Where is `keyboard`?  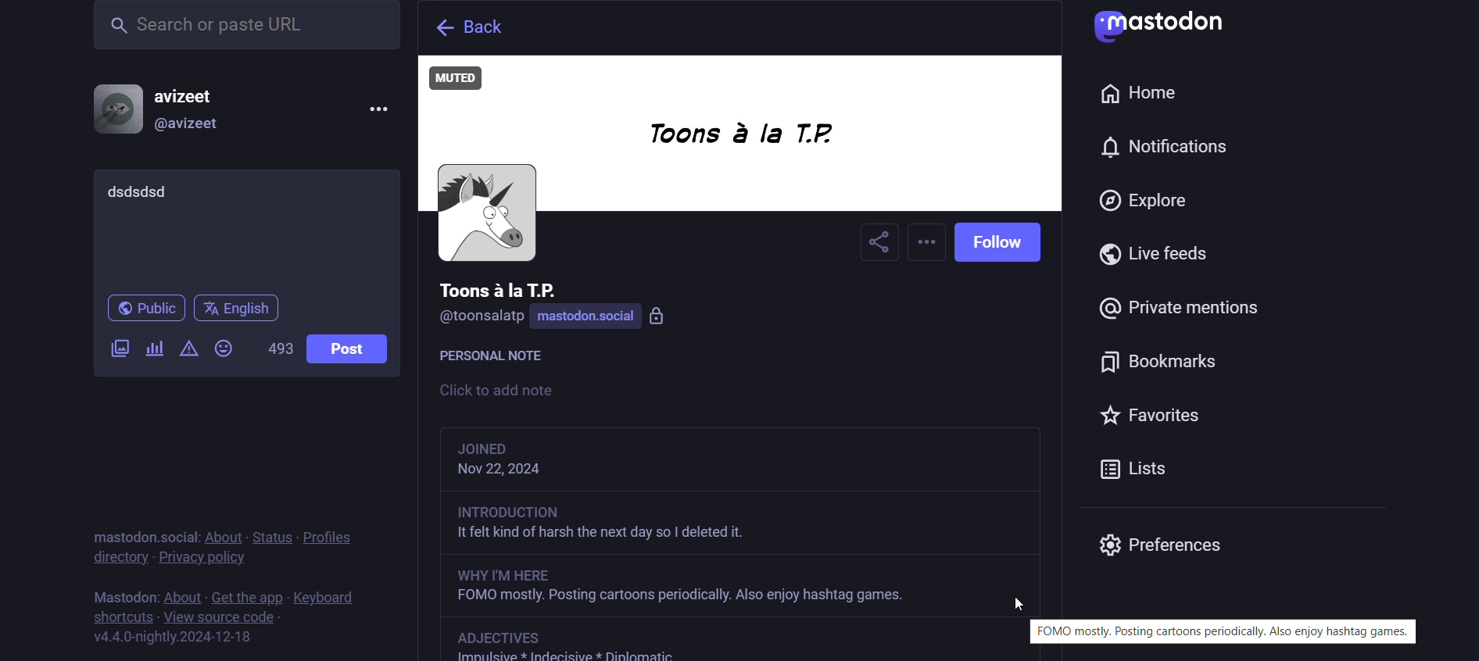 keyboard is located at coordinates (333, 596).